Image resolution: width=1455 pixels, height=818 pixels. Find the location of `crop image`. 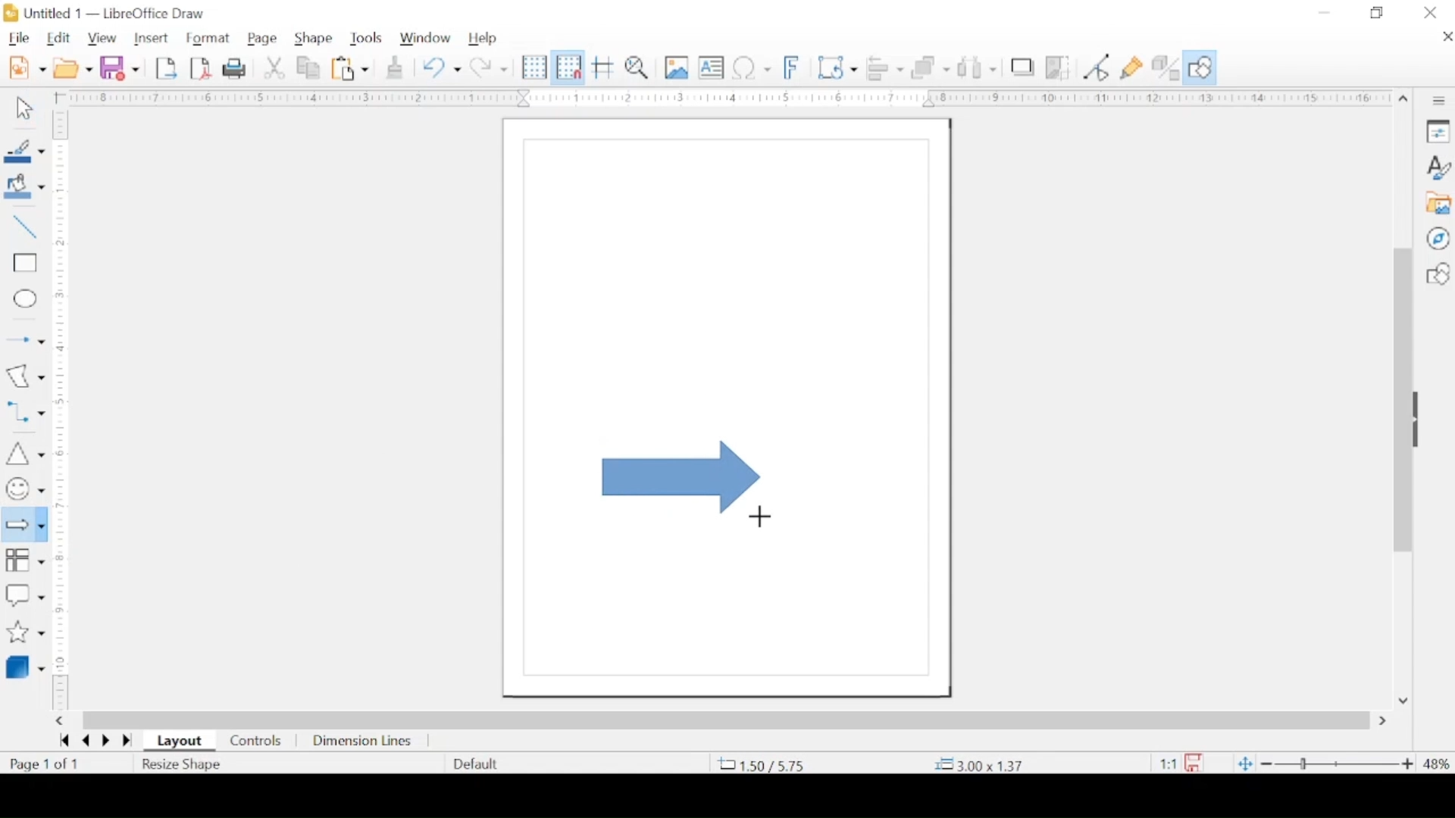

crop image is located at coordinates (1059, 67).